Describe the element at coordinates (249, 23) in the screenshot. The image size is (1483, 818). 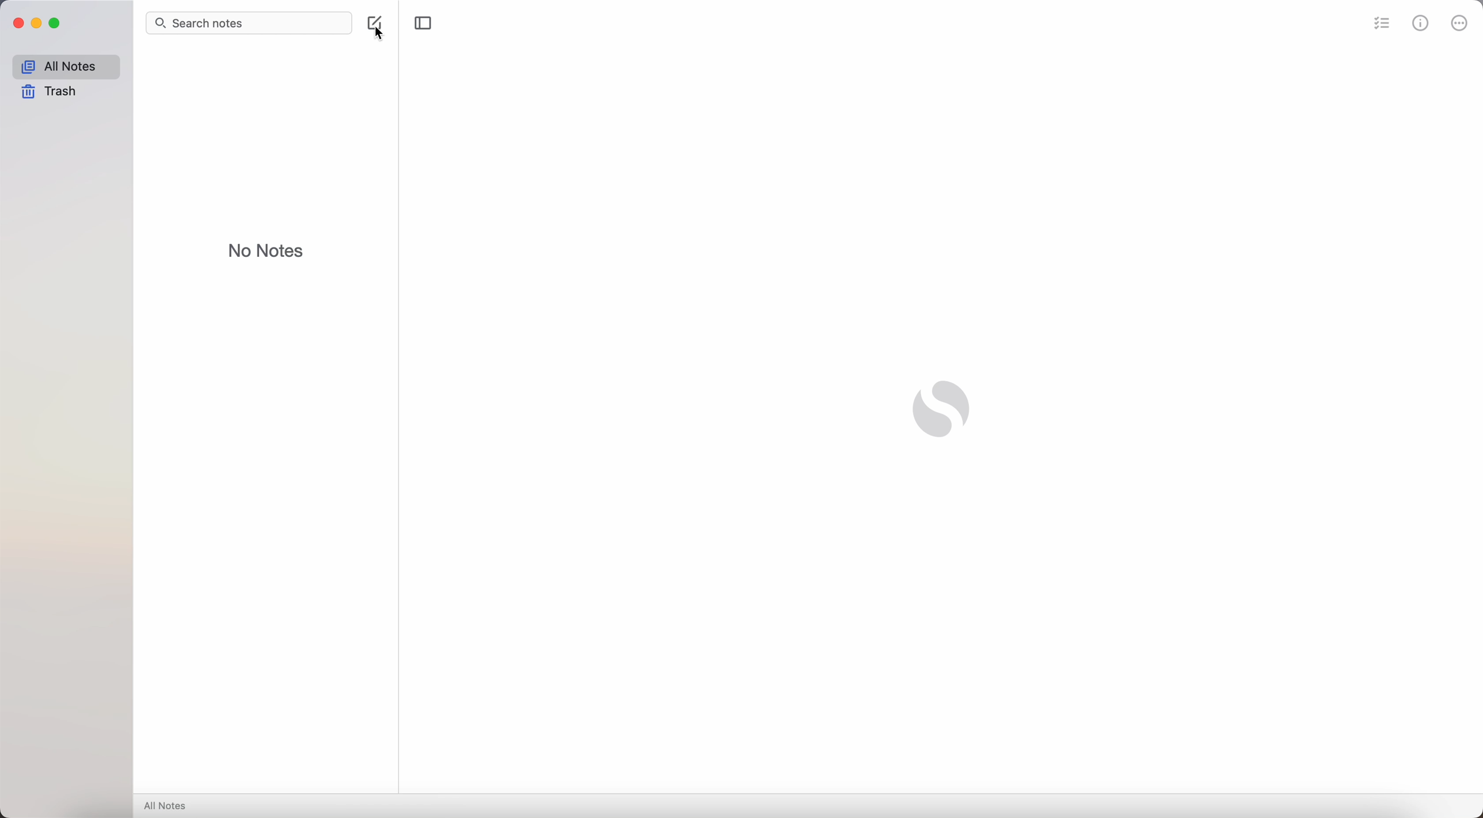
I see `search bar` at that location.